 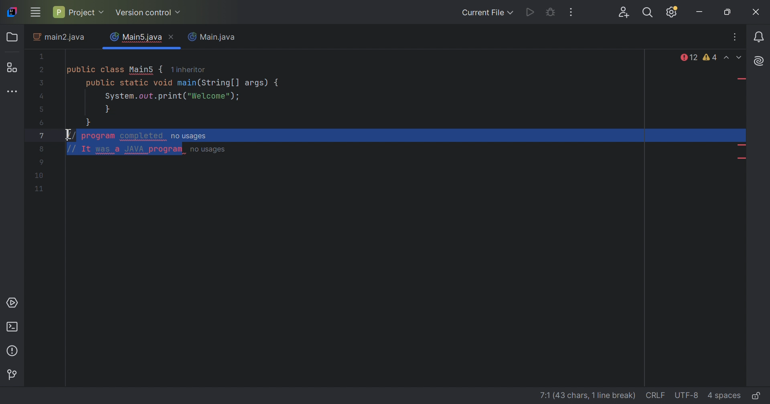 What do you see at coordinates (12, 92) in the screenshot?
I see `More tool windows` at bounding box center [12, 92].